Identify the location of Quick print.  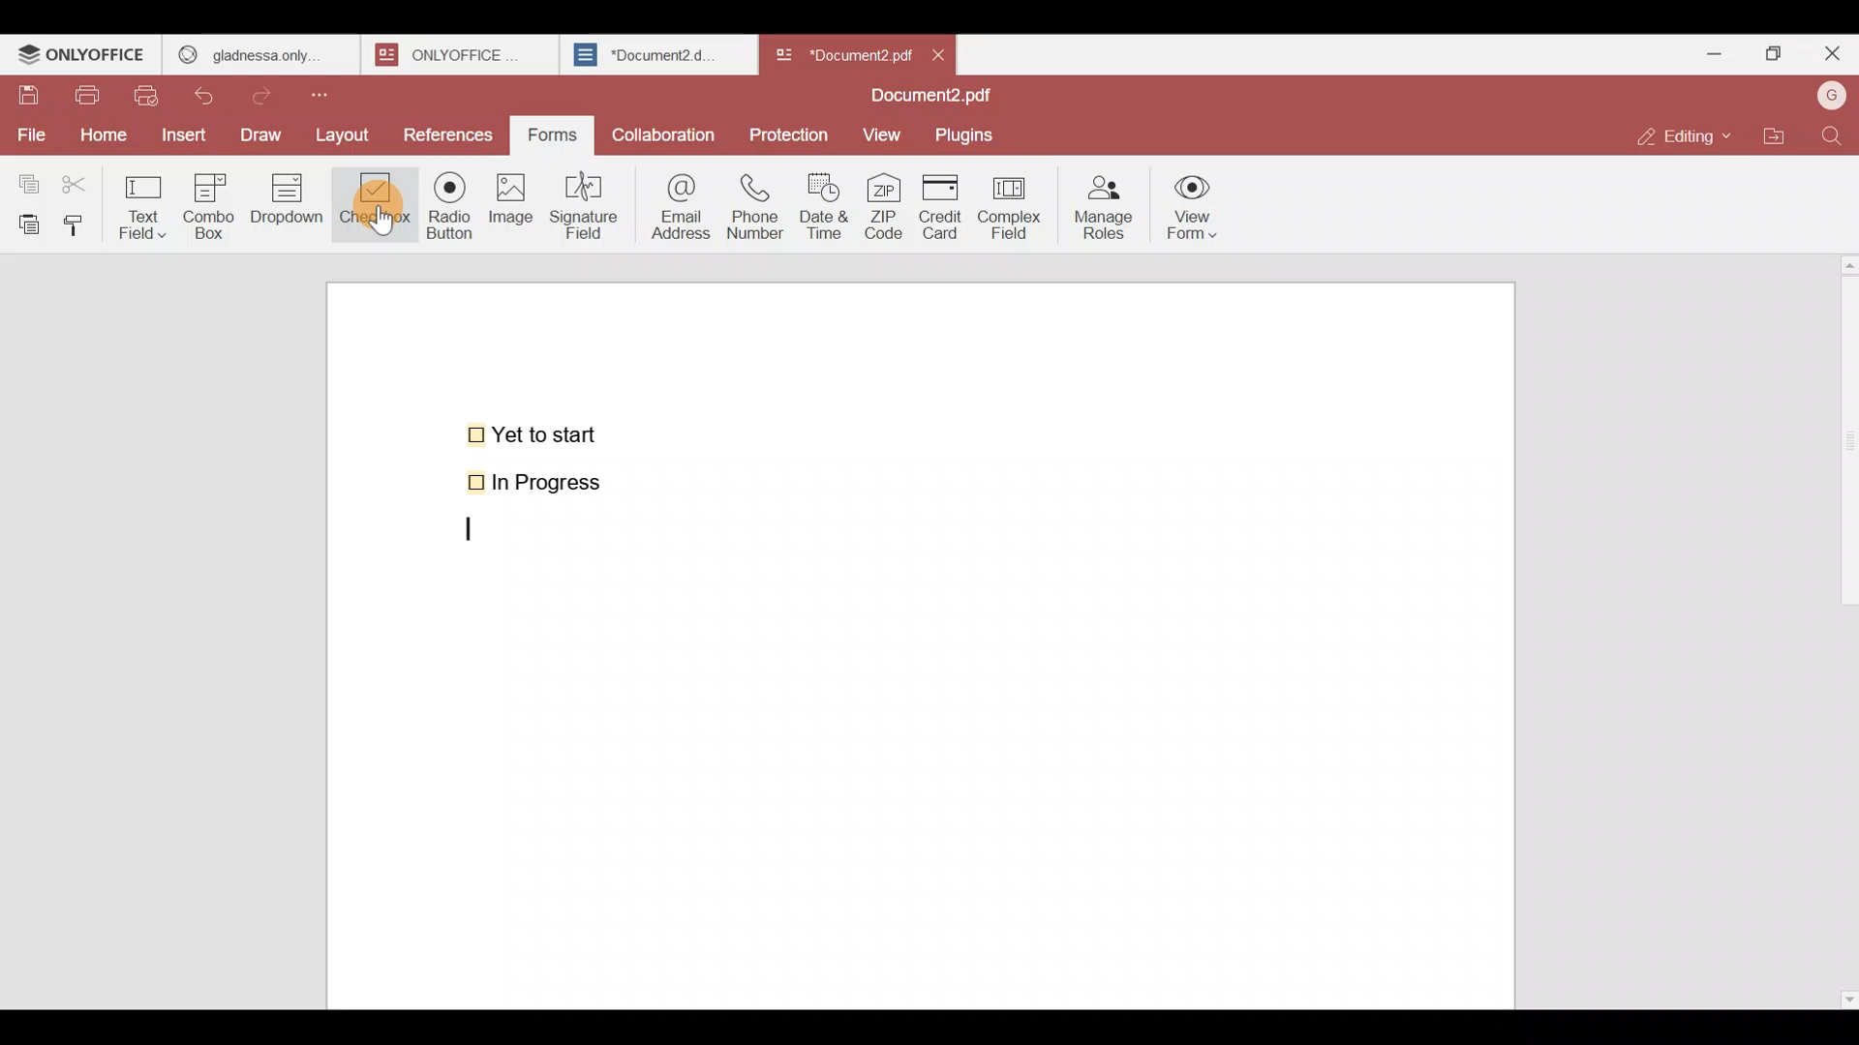
(152, 95).